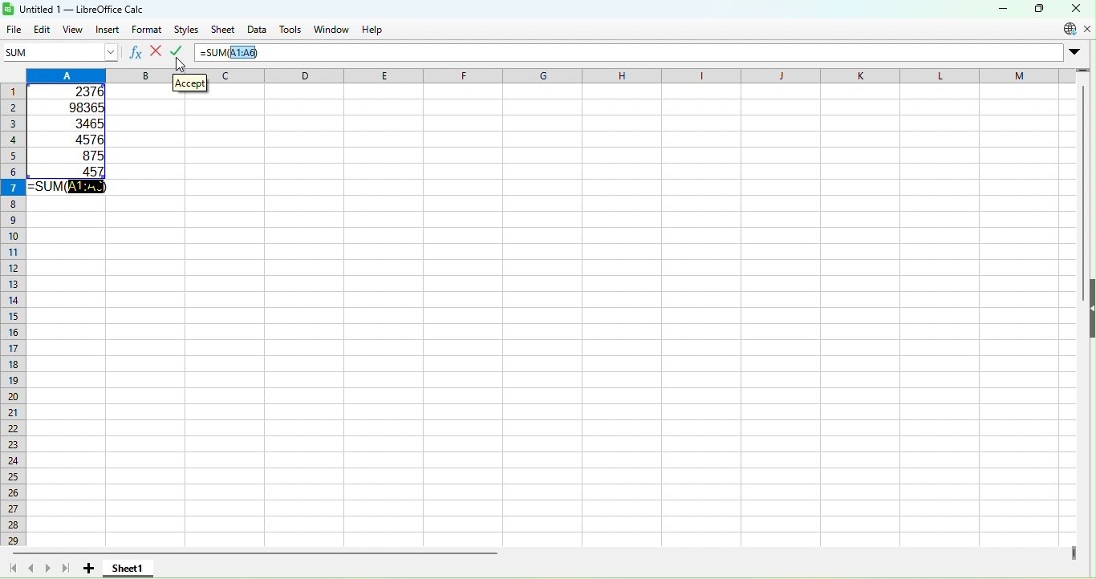  I want to click on Update information, so click(1069, 30).